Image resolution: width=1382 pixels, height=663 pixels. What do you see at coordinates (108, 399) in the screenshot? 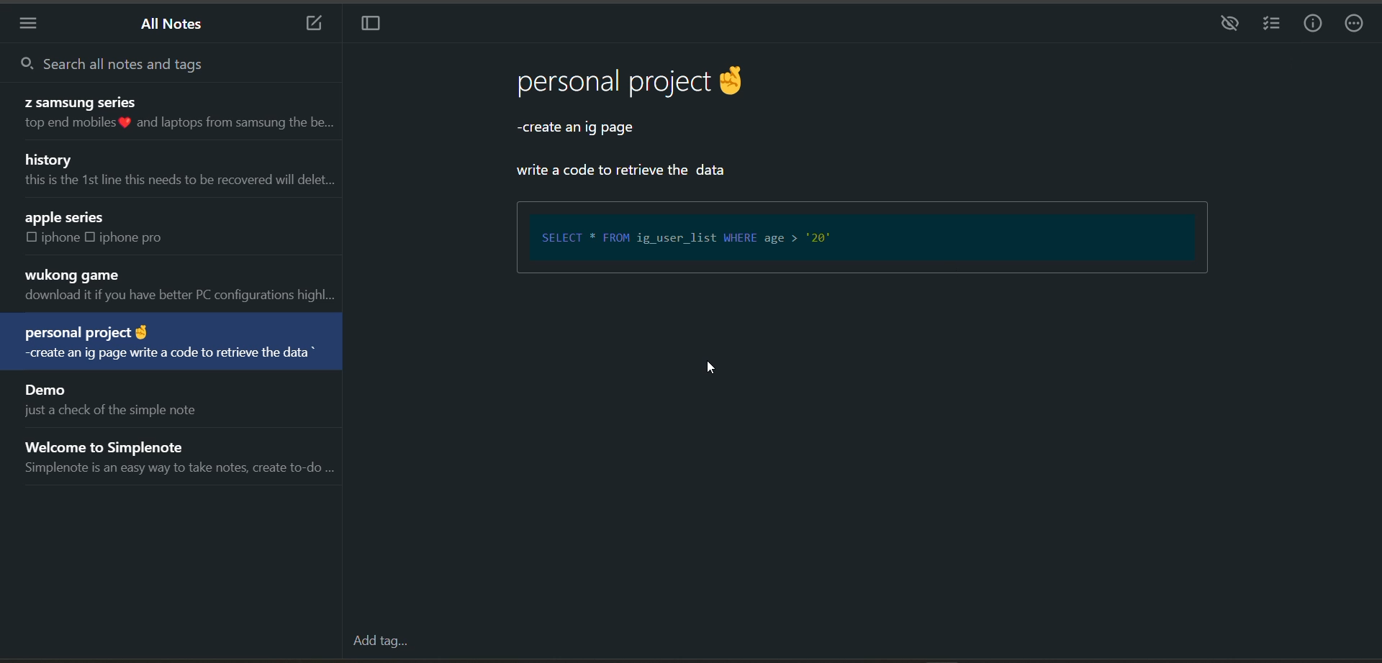
I see `note title  and preview` at bounding box center [108, 399].